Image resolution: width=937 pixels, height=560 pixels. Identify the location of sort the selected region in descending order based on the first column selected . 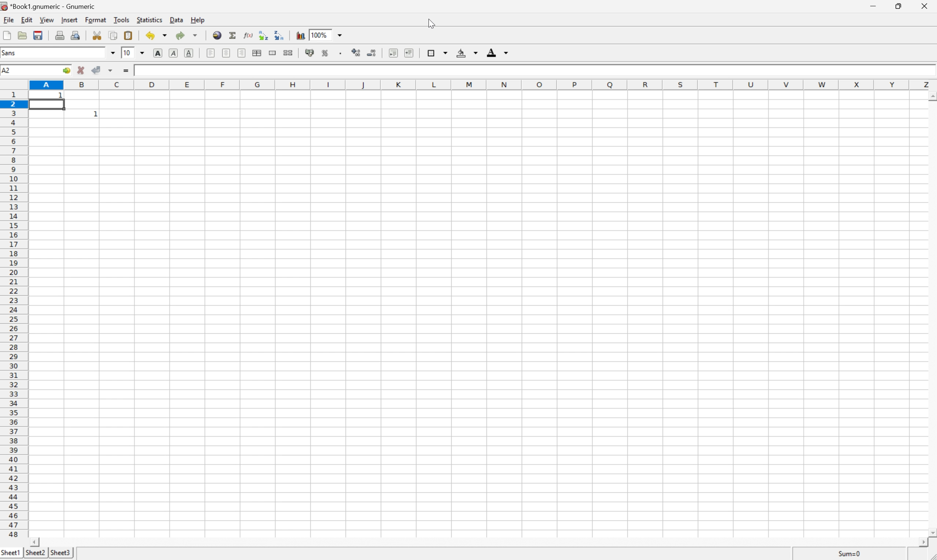
(281, 35).